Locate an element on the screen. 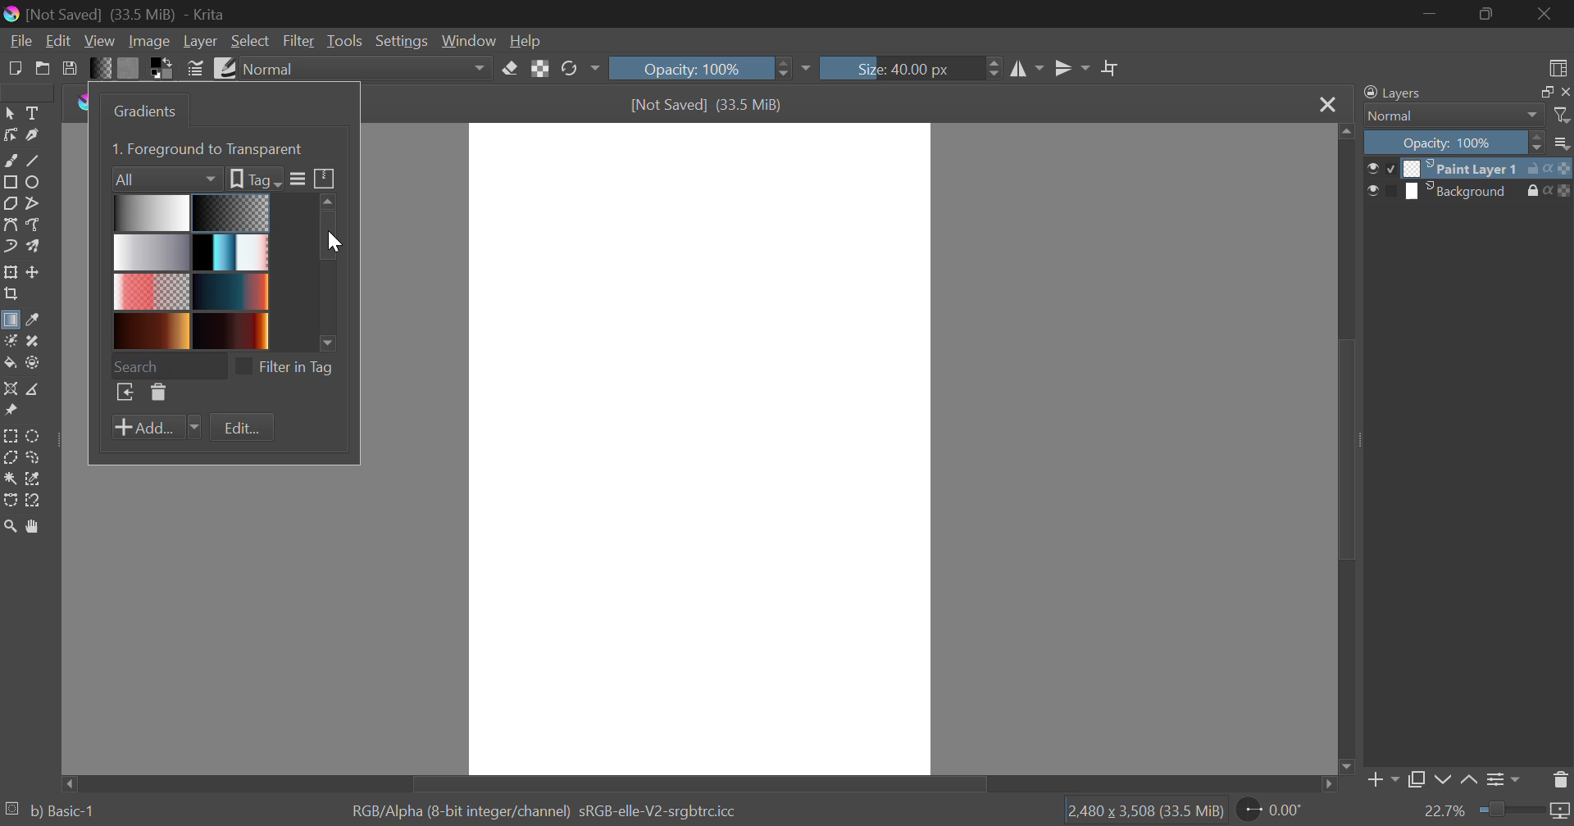  All is located at coordinates (167, 177).